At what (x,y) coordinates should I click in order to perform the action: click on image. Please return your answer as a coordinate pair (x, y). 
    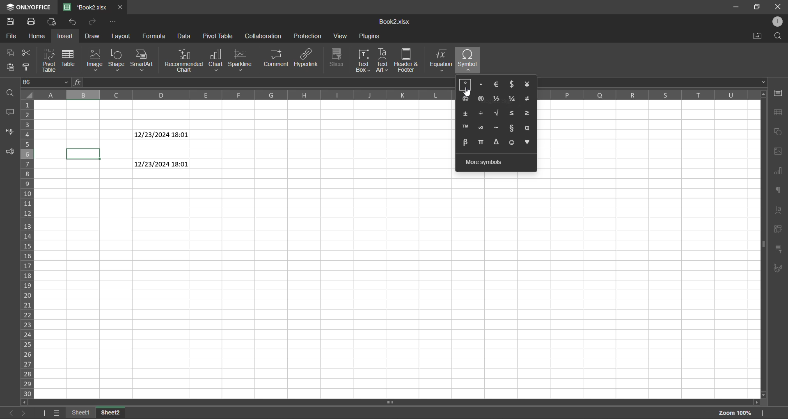
    Looking at the image, I should click on (778, 151).